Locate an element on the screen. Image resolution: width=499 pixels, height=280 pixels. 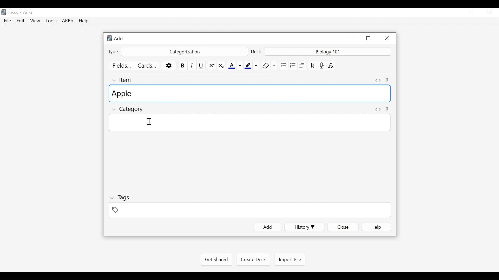
Category is located at coordinates (128, 110).